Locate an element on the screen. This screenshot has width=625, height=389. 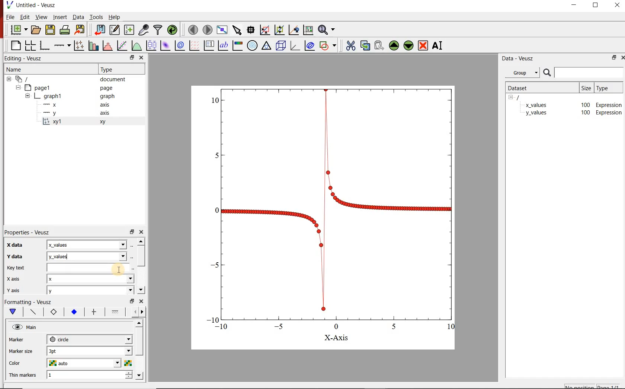
hide is located at coordinates (18, 87).